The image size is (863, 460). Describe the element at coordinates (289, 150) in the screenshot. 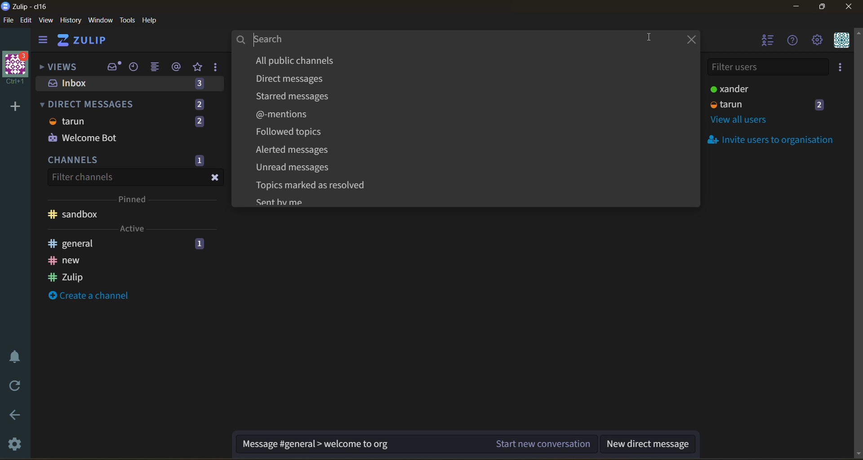

I see `Alerted messages` at that location.